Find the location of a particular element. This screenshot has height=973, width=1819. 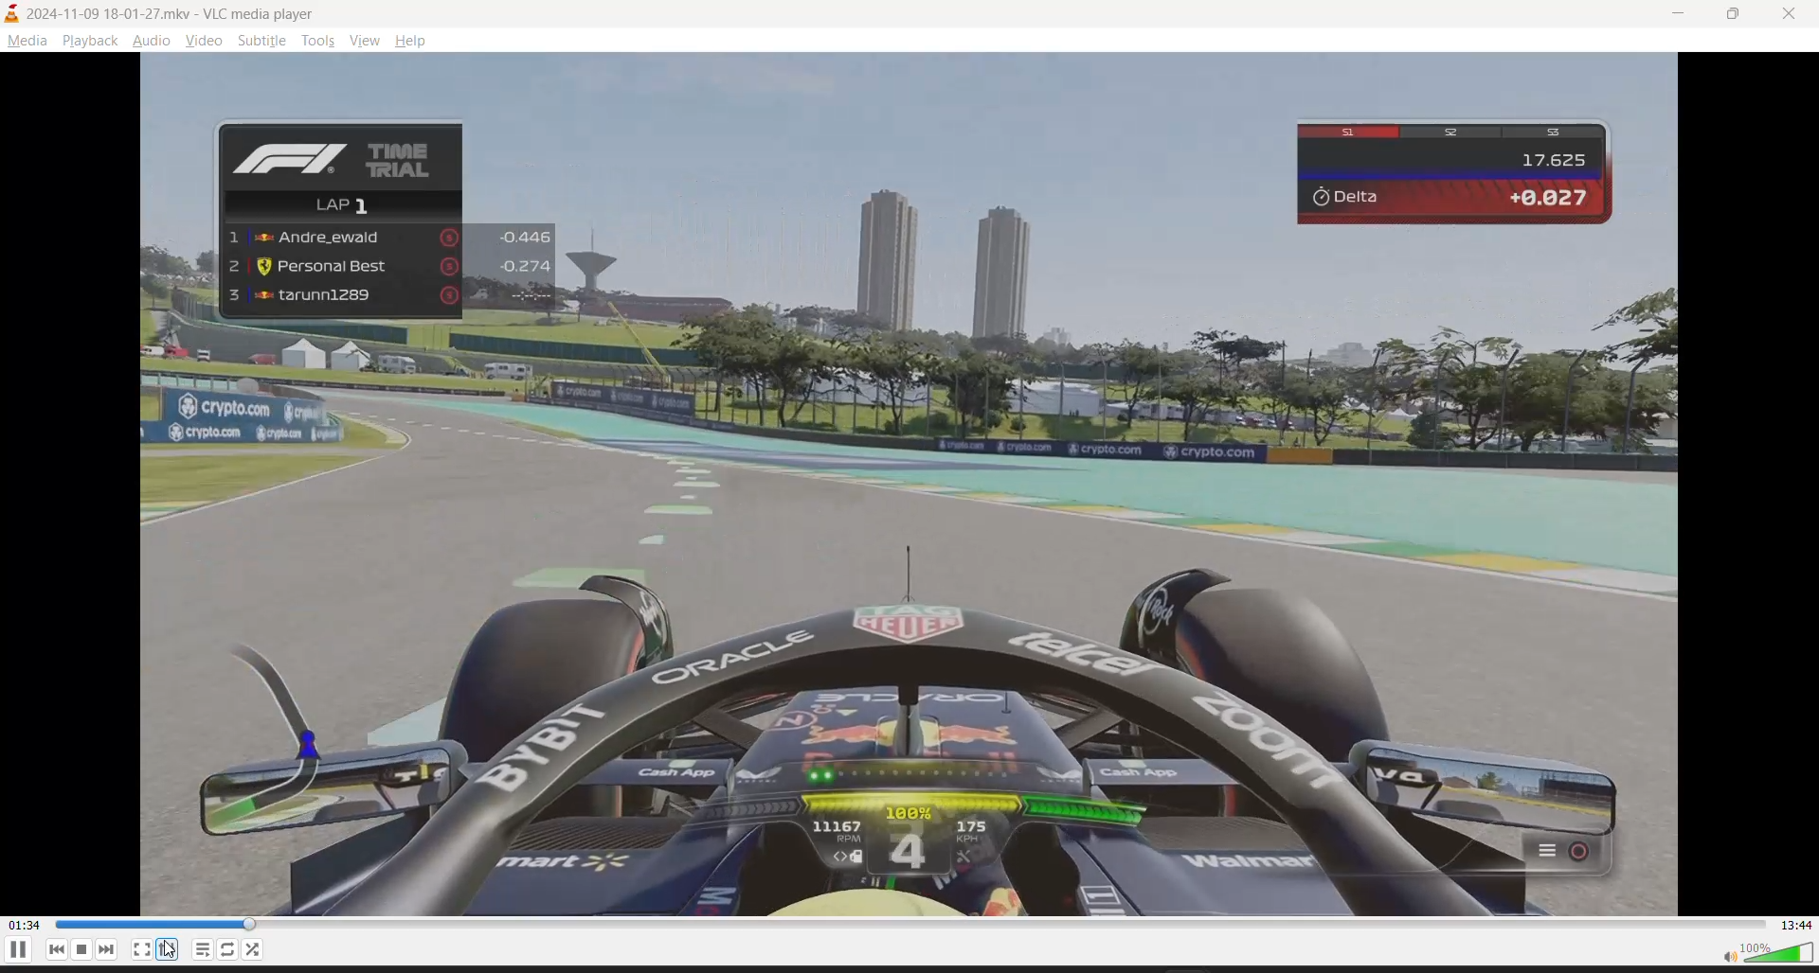

playlist is located at coordinates (199, 948).